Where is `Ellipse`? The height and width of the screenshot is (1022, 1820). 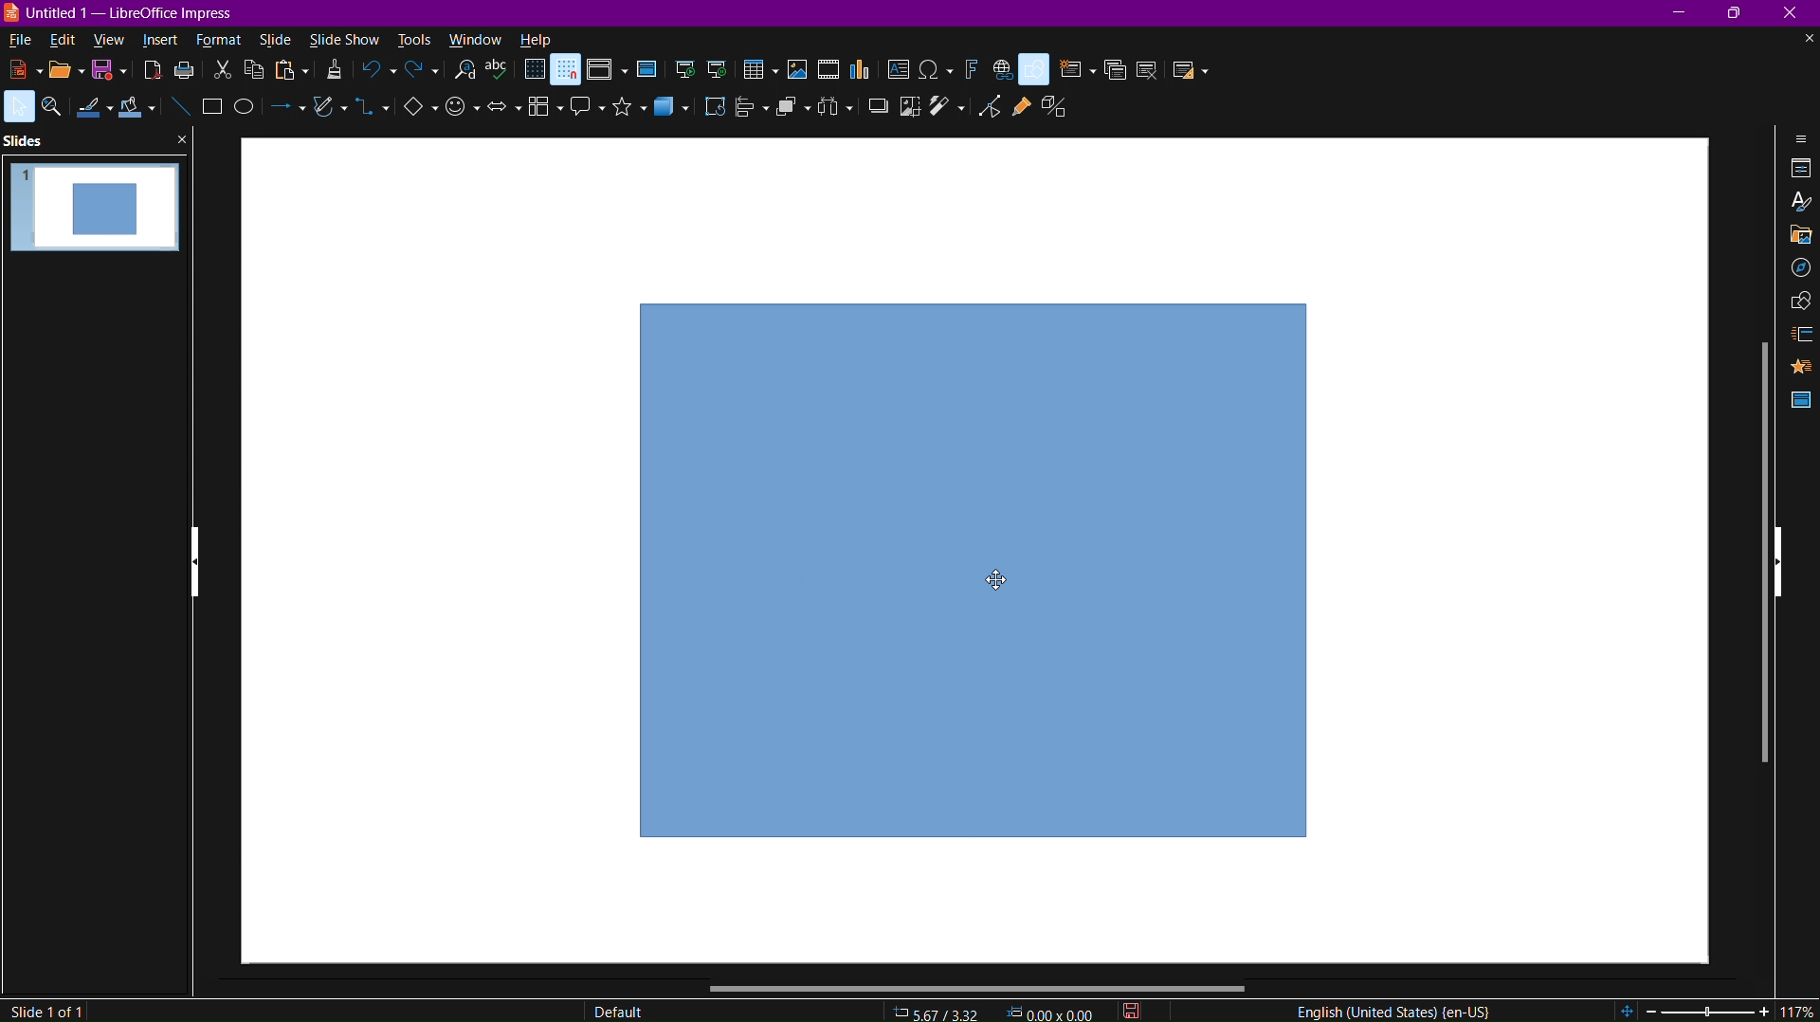 Ellipse is located at coordinates (249, 115).